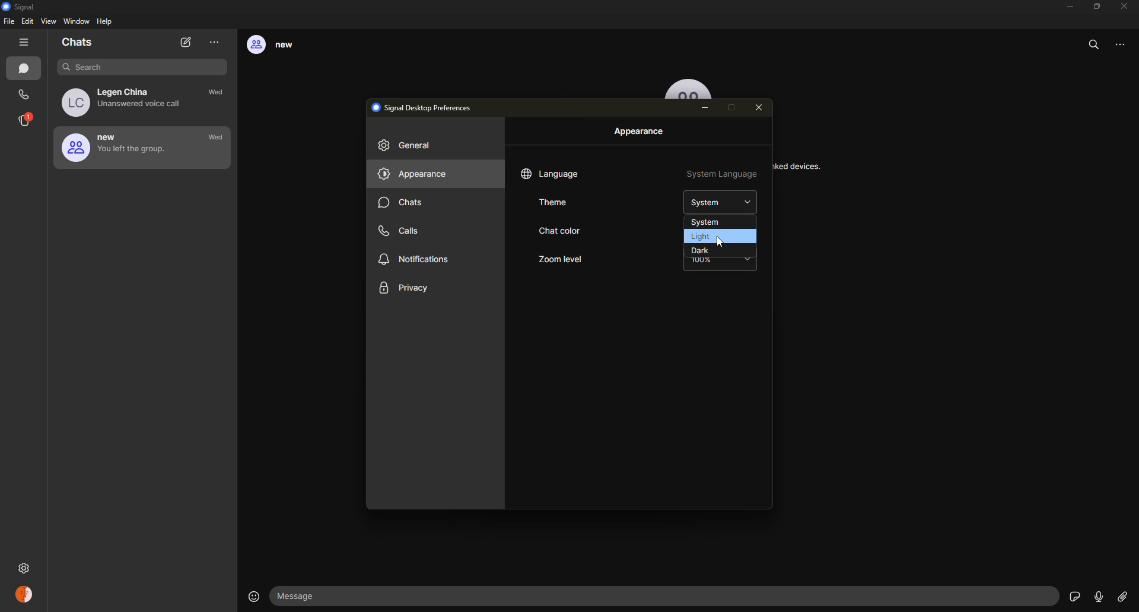 This screenshot has height=612, width=1139. Describe the element at coordinates (721, 176) in the screenshot. I see `system language` at that location.